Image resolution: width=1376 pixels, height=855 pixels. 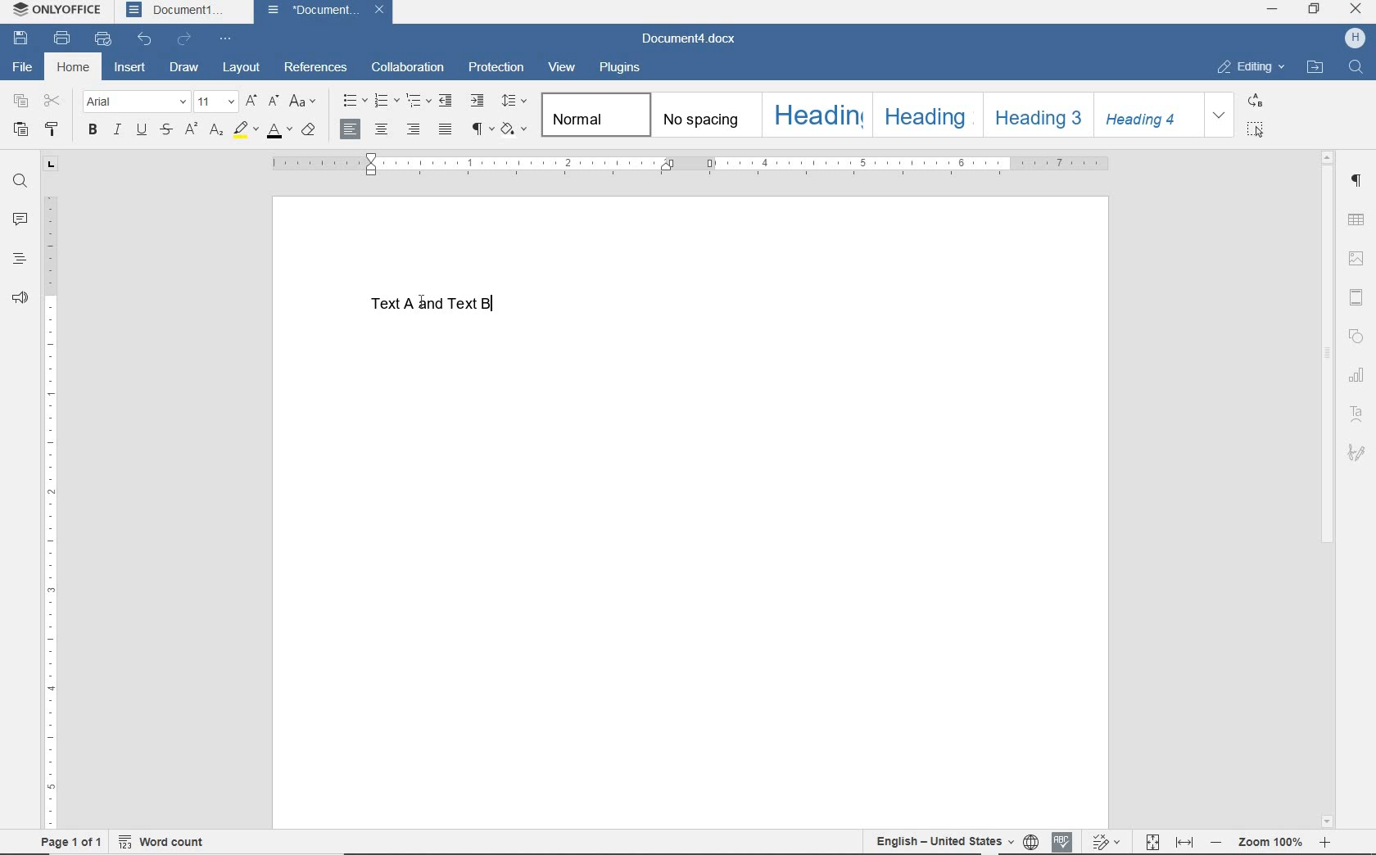 What do you see at coordinates (689, 40) in the screenshot?
I see `DOCUMENT NAME` at bounding box center [689, 40].